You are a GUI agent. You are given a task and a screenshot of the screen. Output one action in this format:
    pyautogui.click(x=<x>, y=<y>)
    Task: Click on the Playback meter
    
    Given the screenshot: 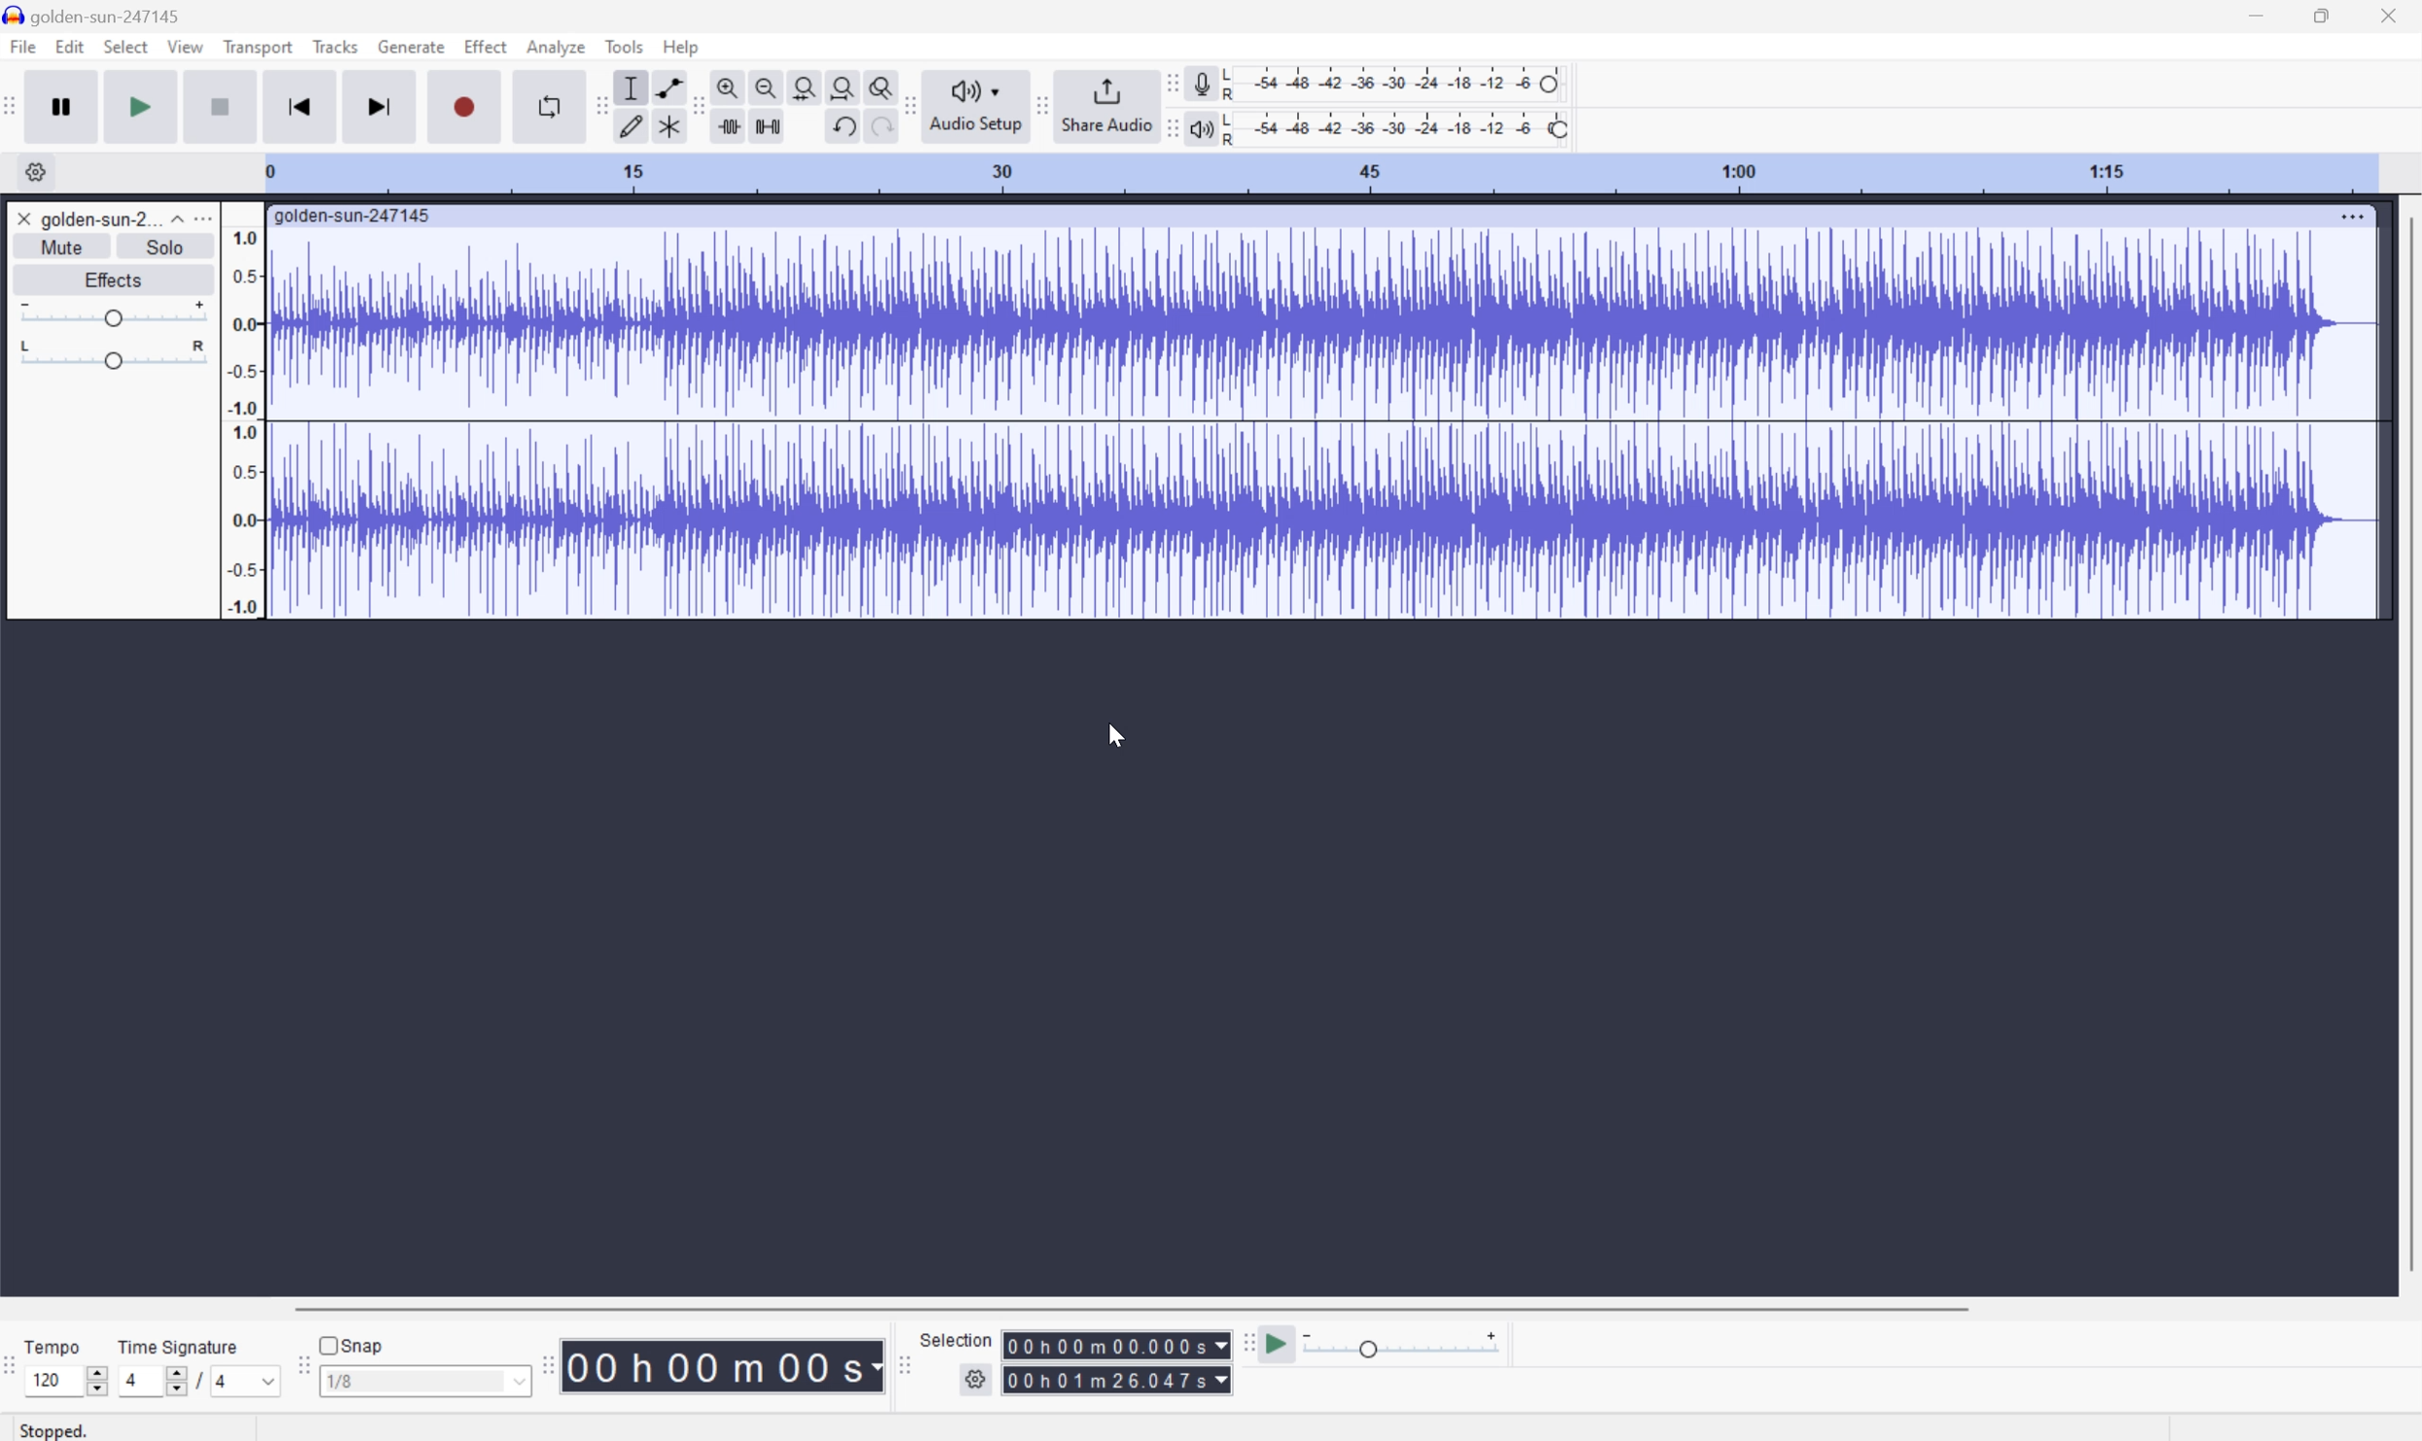 What is the action you would take?
    pyautogui.click(x=1201, y=131)
    